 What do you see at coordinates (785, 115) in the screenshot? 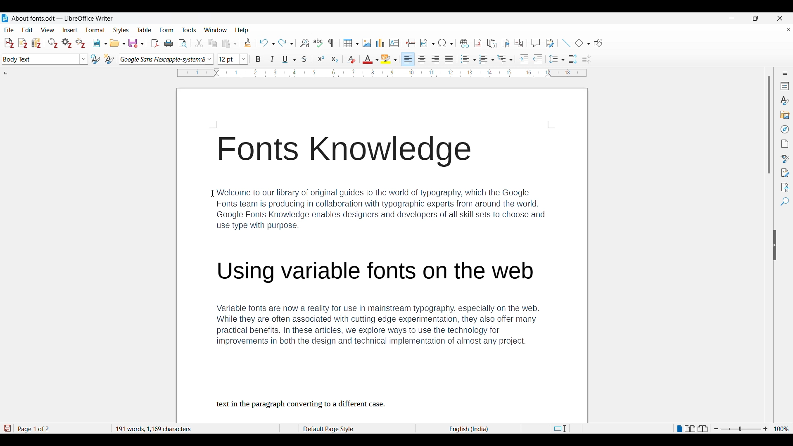
I see `Gallery` at bounding box center [785, 115].